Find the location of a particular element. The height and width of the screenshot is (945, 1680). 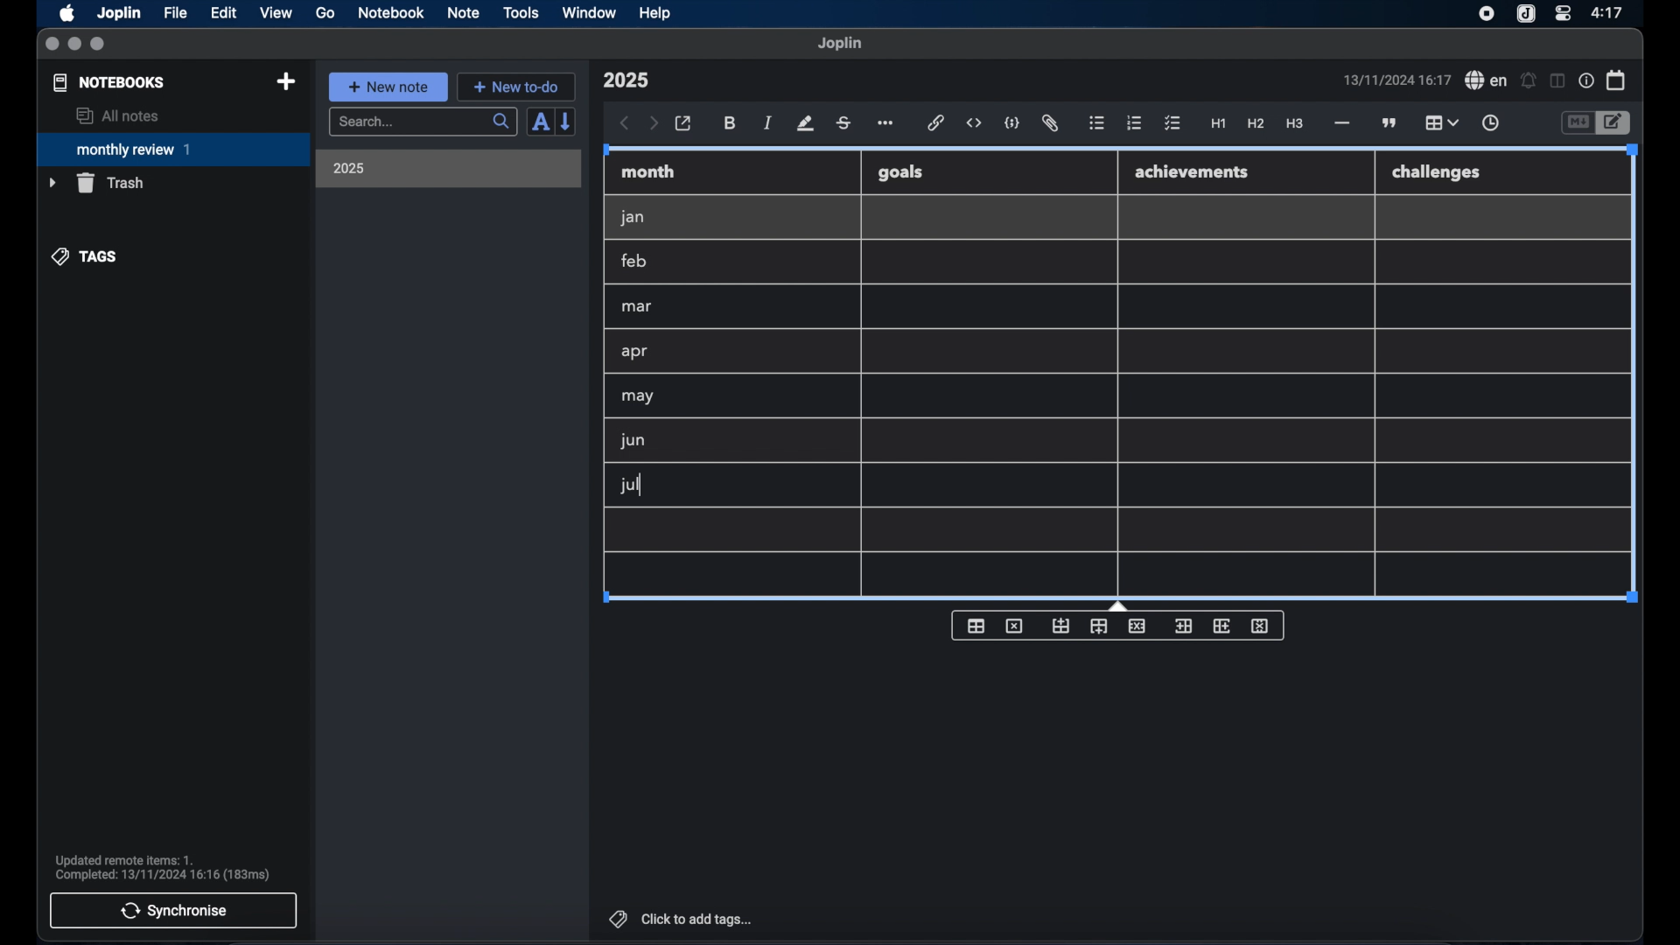

highlight is located at coordinates (805, 123).